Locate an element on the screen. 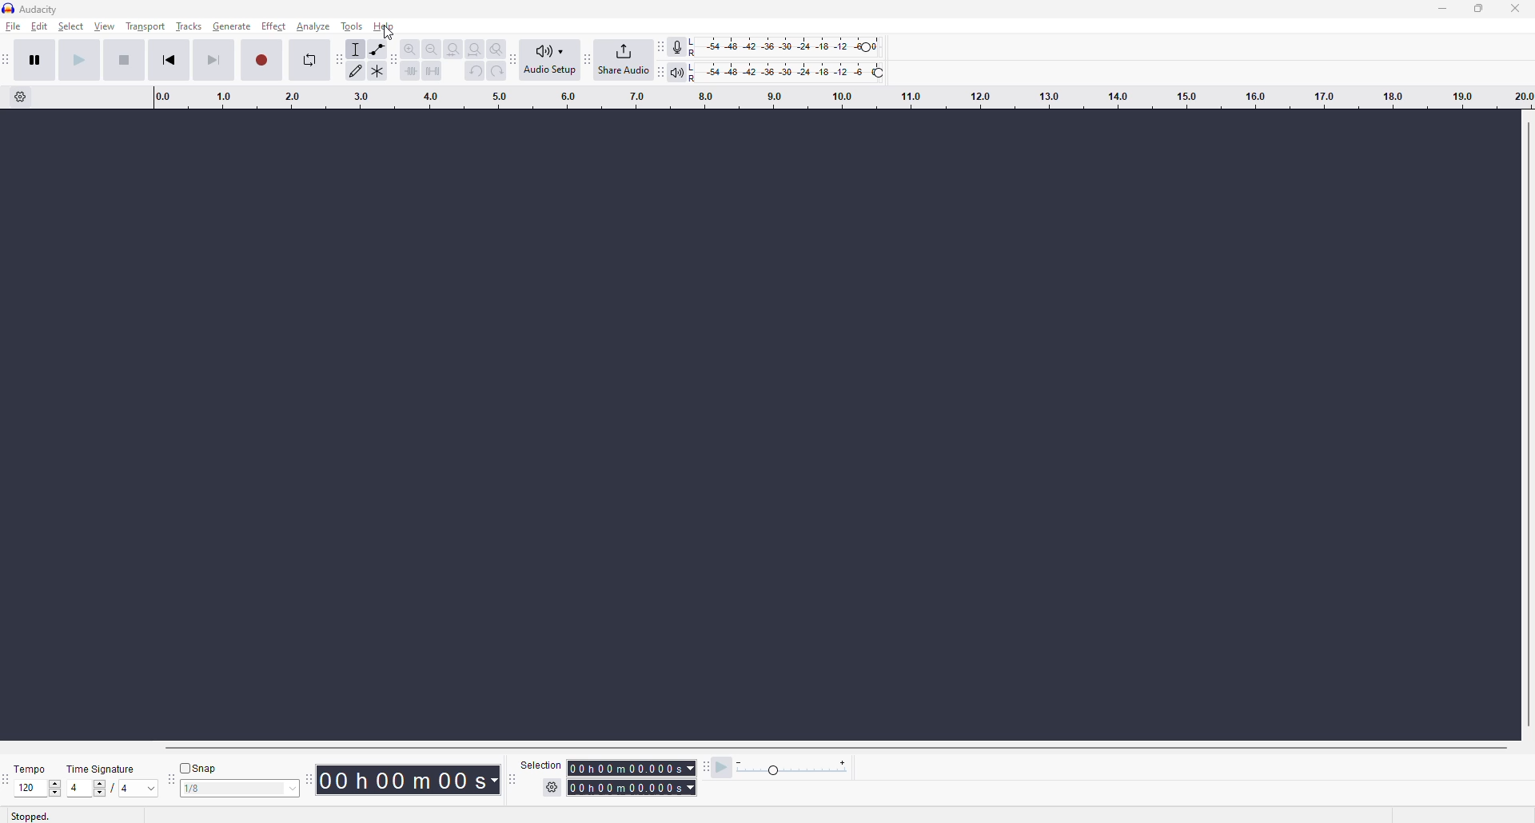  setting is located at coordinates (547, 782).